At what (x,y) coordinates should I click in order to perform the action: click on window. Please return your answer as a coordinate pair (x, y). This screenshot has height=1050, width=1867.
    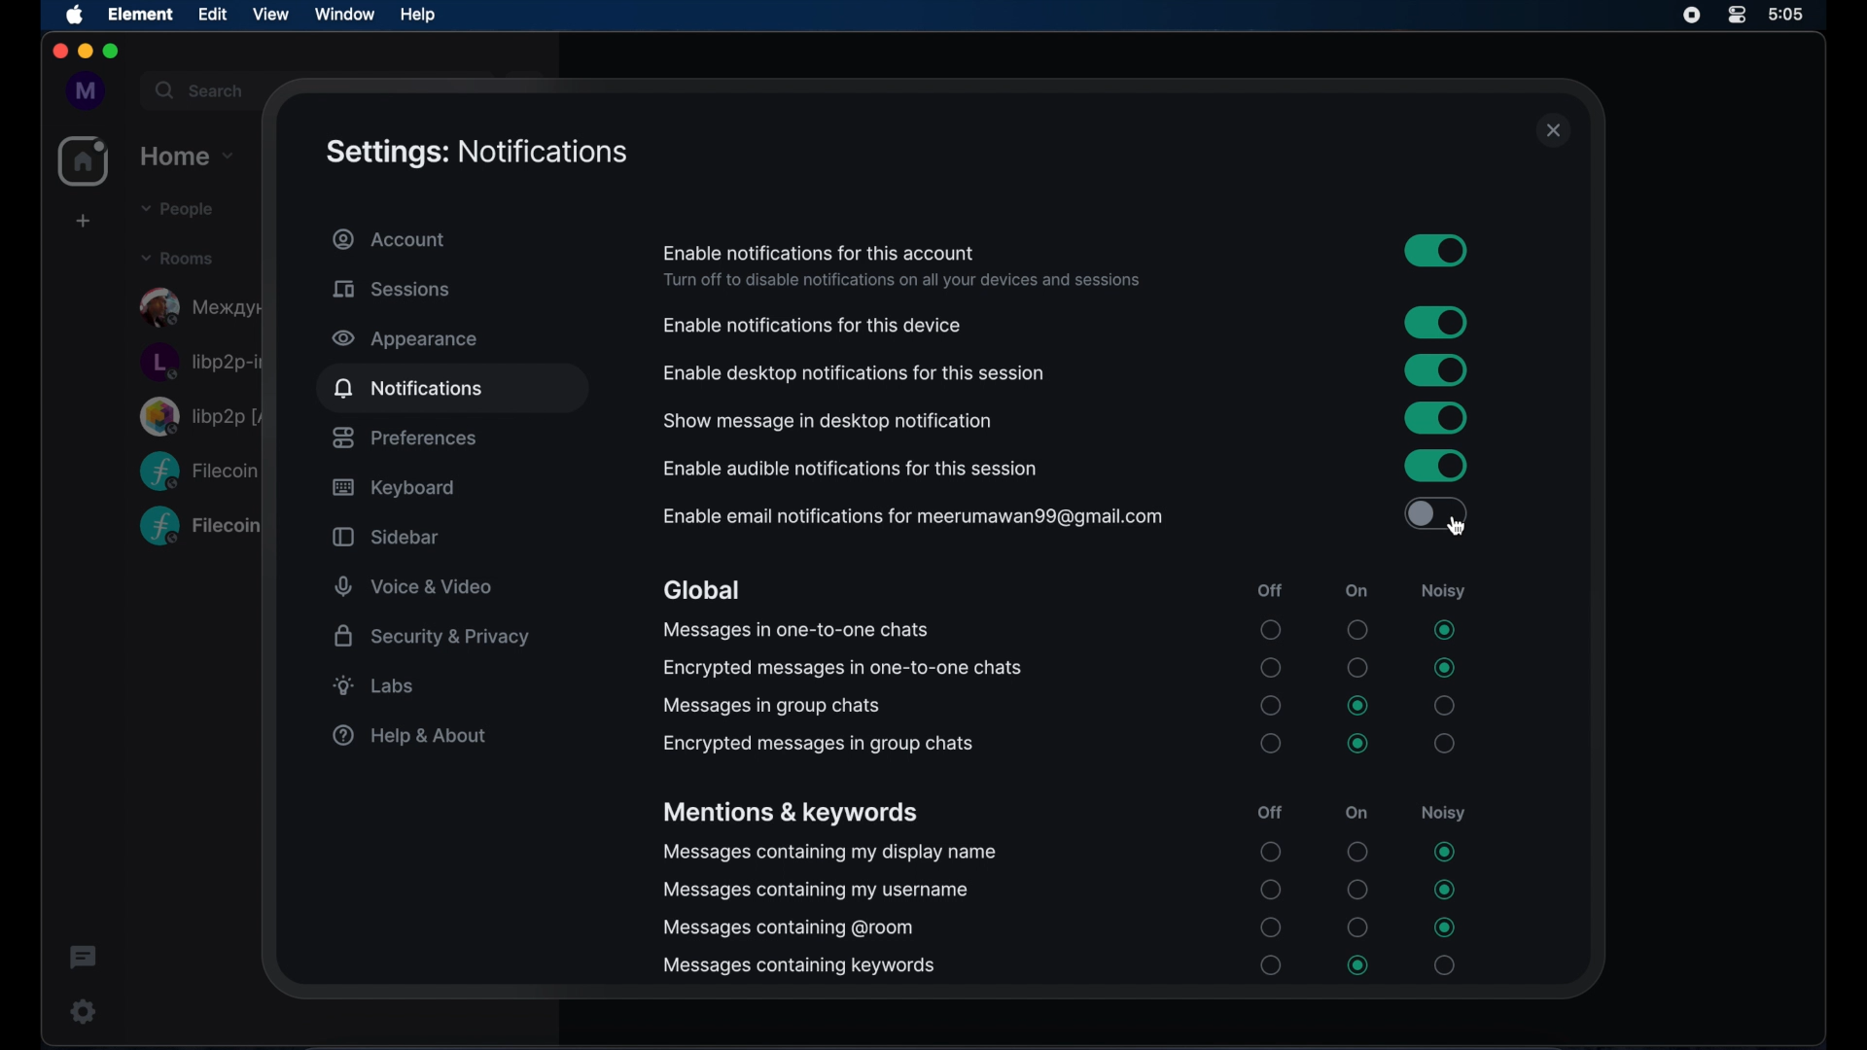
    Looking at the image, I should click on (344, 14).